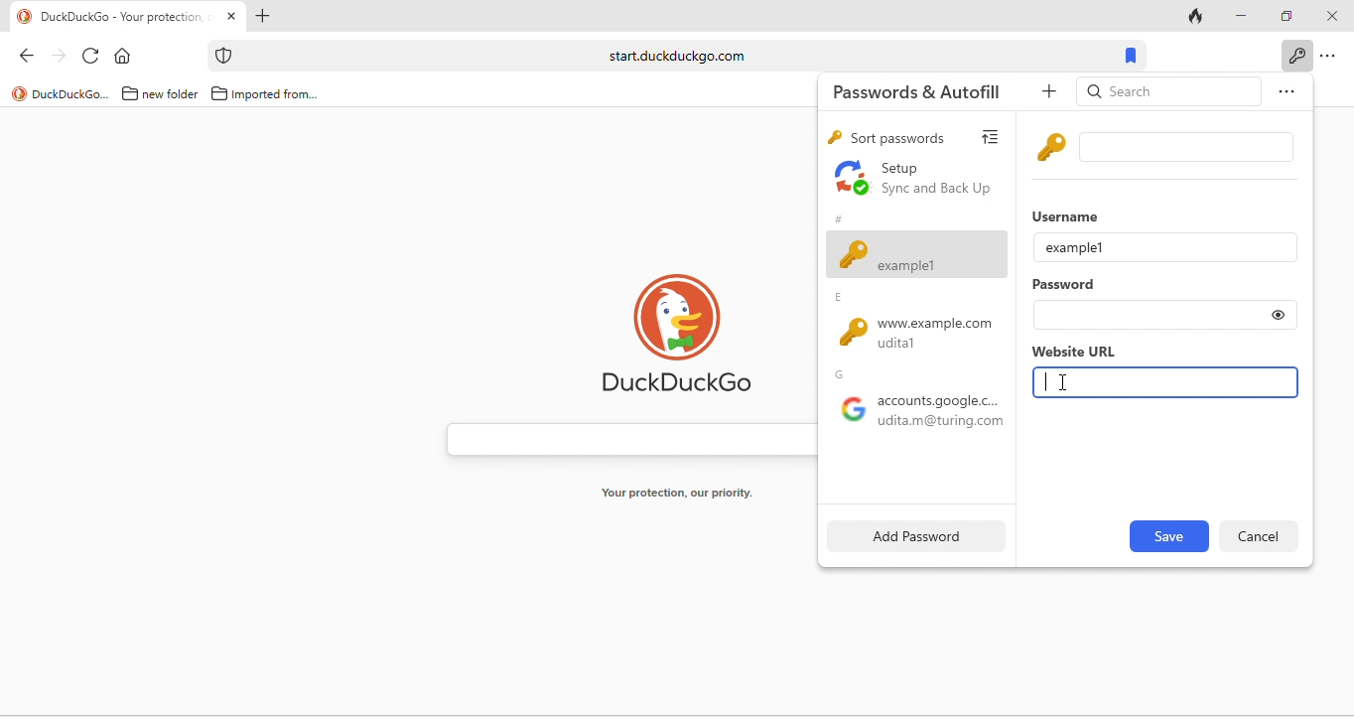  What do you see at coordinates (838, 216) in the screenshot?
I see `#` at bounding box center [838, 216].